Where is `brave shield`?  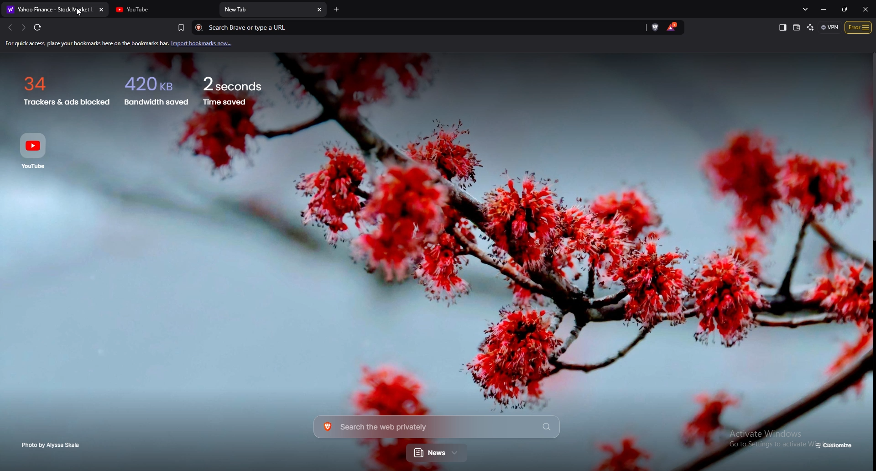
brave shield is located at coordinates (656, 27).